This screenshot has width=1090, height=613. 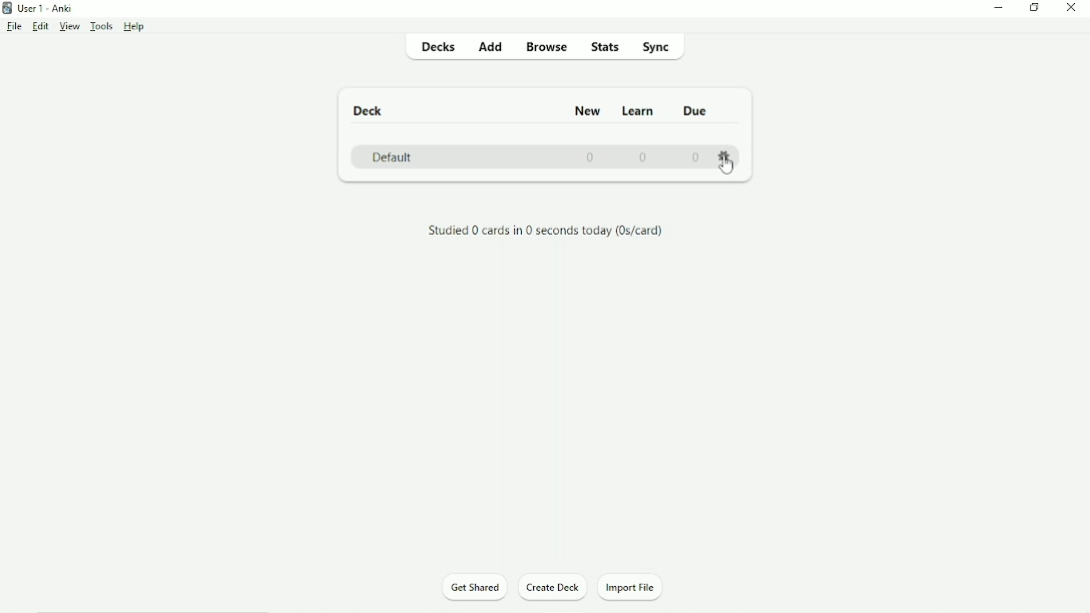 I want to click on Create Deck, so click(x=554, y=590).